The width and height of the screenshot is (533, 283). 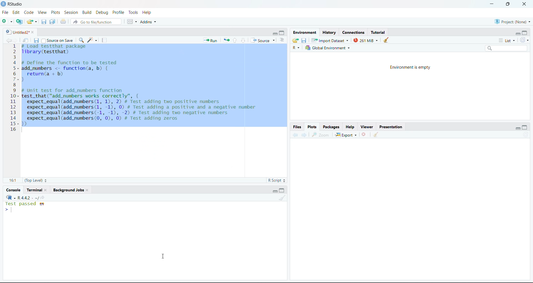 I want to click on Save all the open documents, so click(x=53, y=22).